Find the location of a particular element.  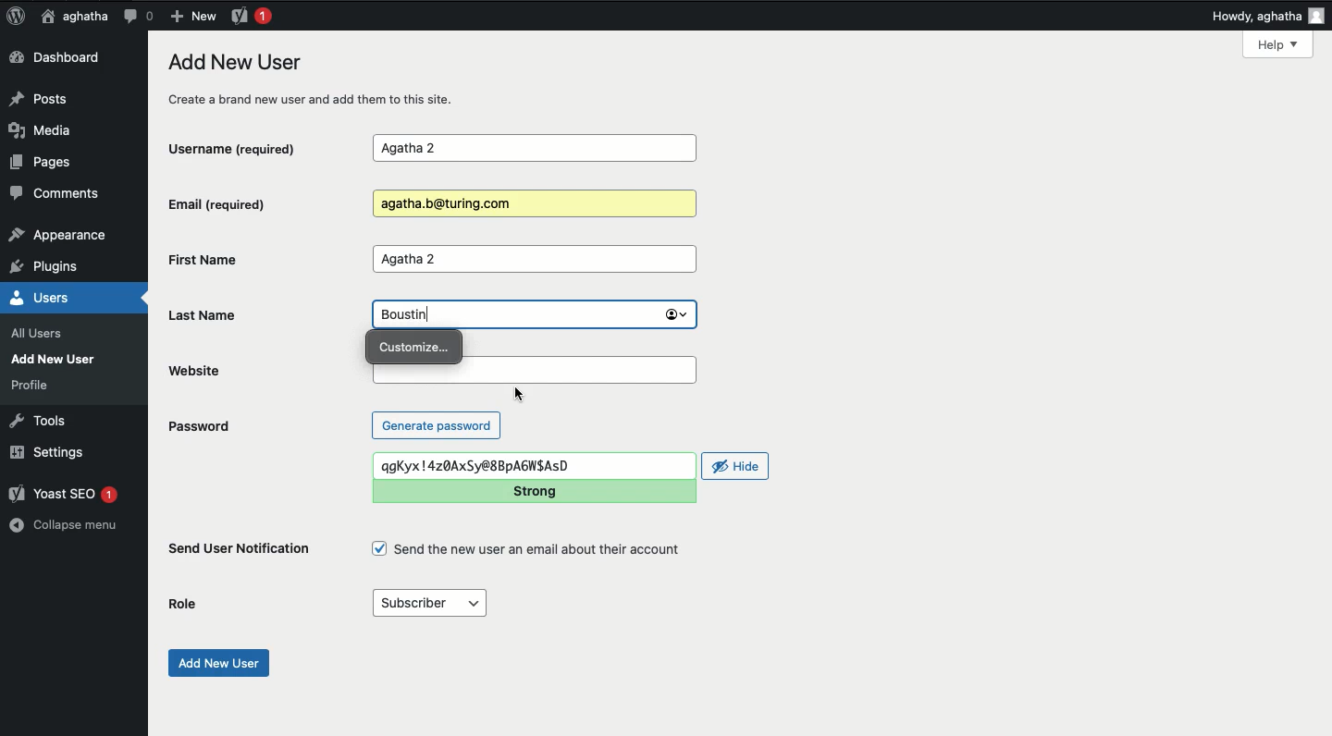

Send the new user an email about their account is located at coordinates (529, 549).